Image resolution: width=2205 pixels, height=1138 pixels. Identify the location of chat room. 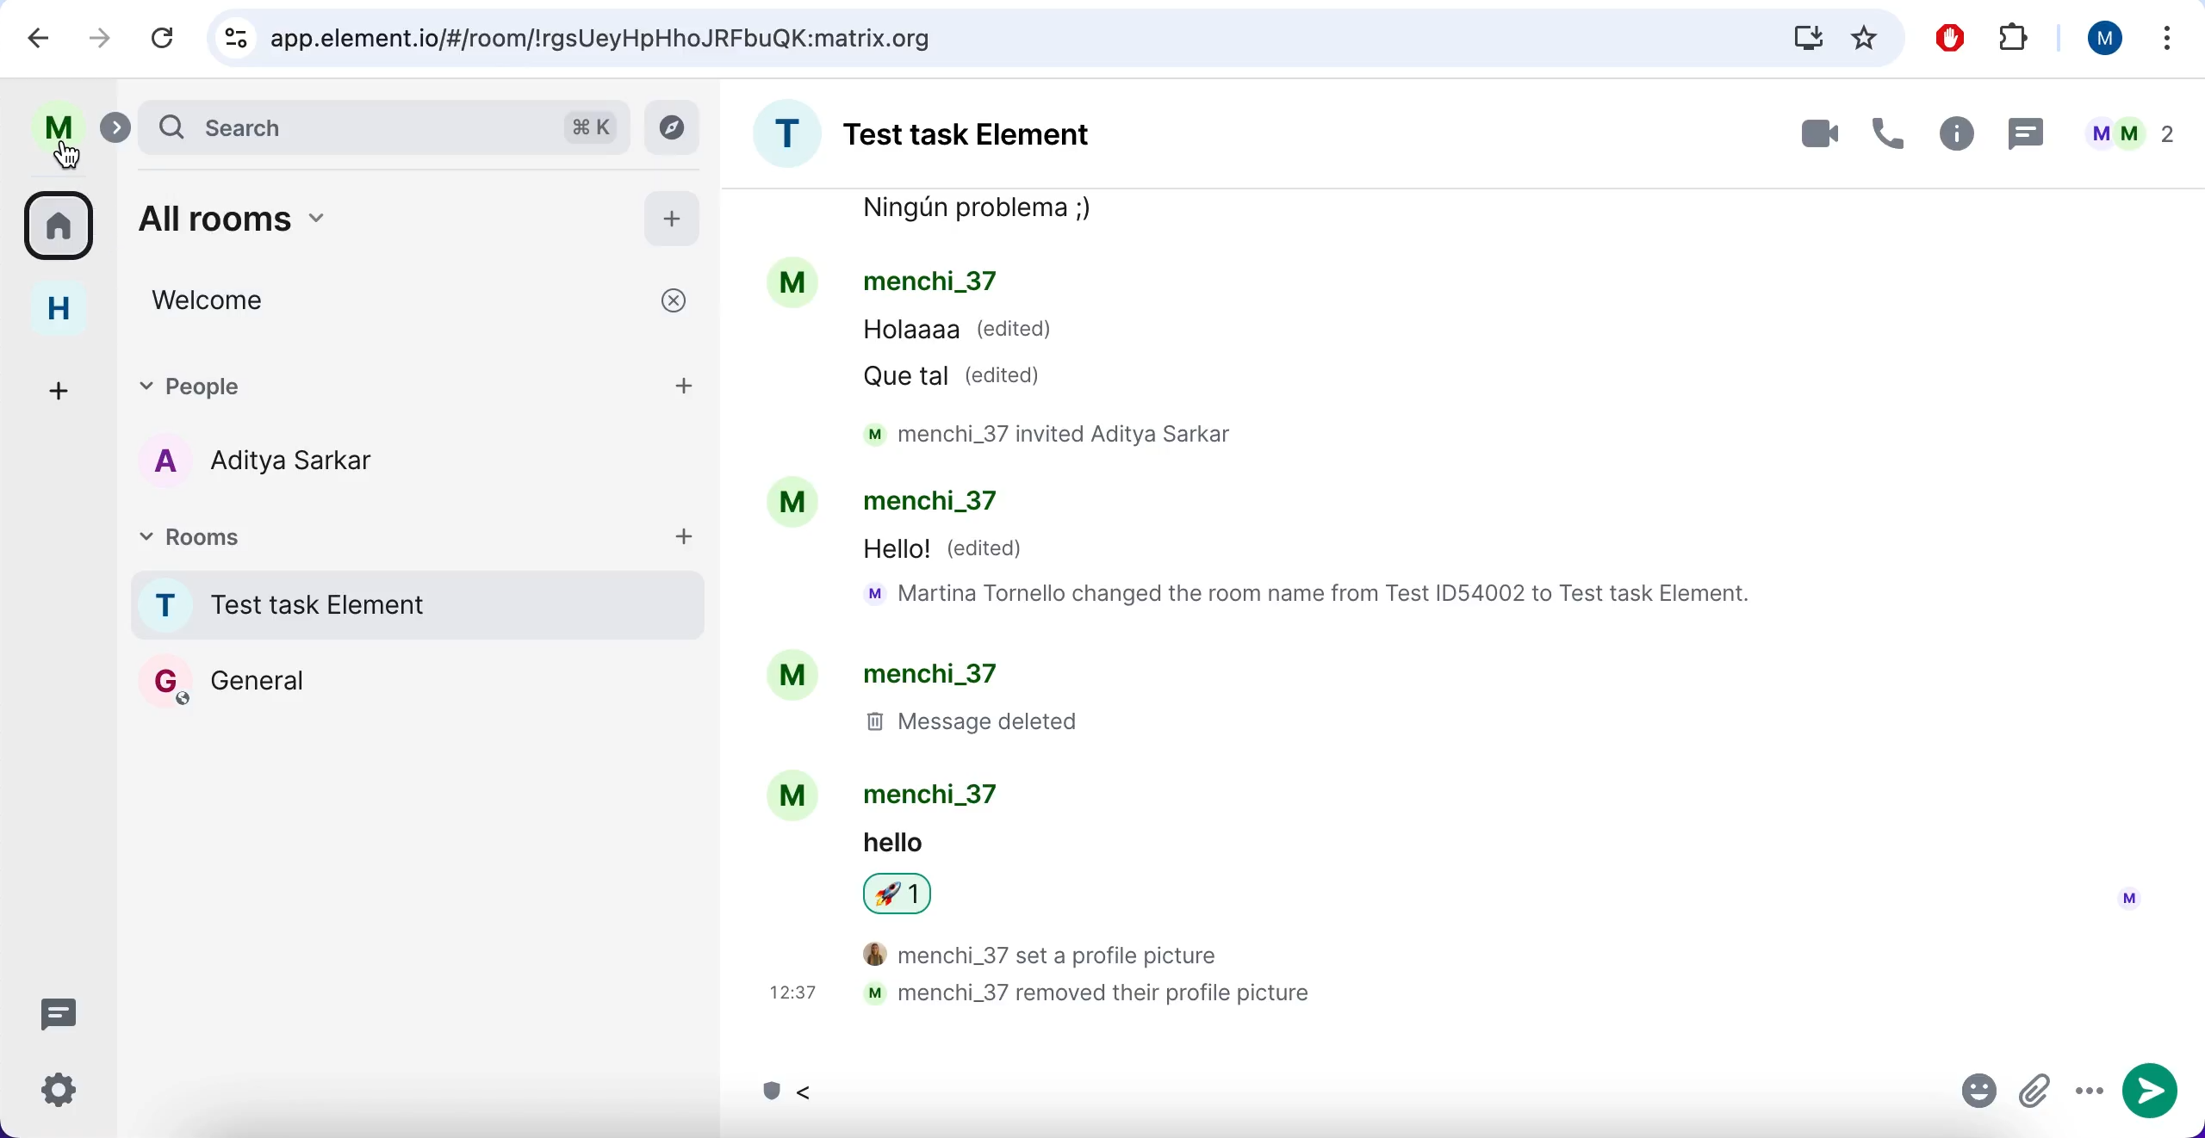
(1452, 616).